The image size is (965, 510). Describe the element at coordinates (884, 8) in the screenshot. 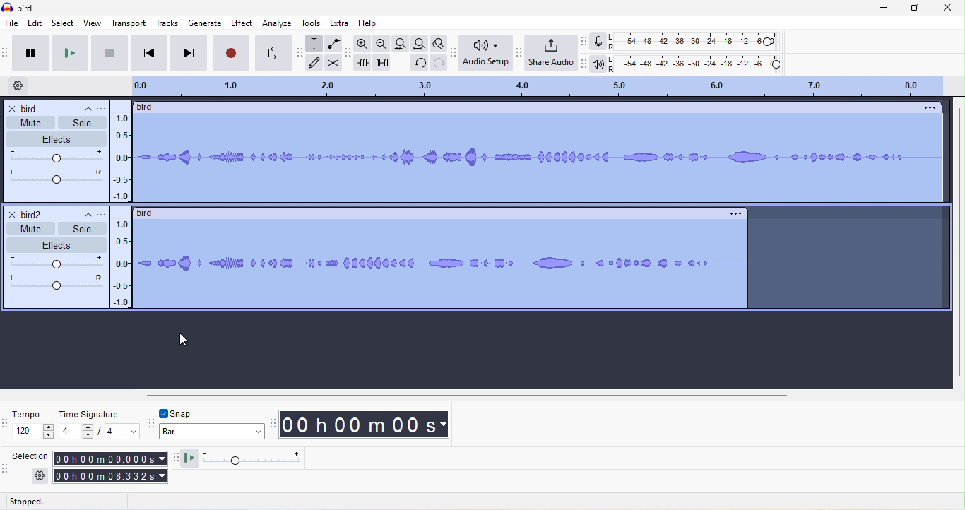

I see `minimize` at that location.